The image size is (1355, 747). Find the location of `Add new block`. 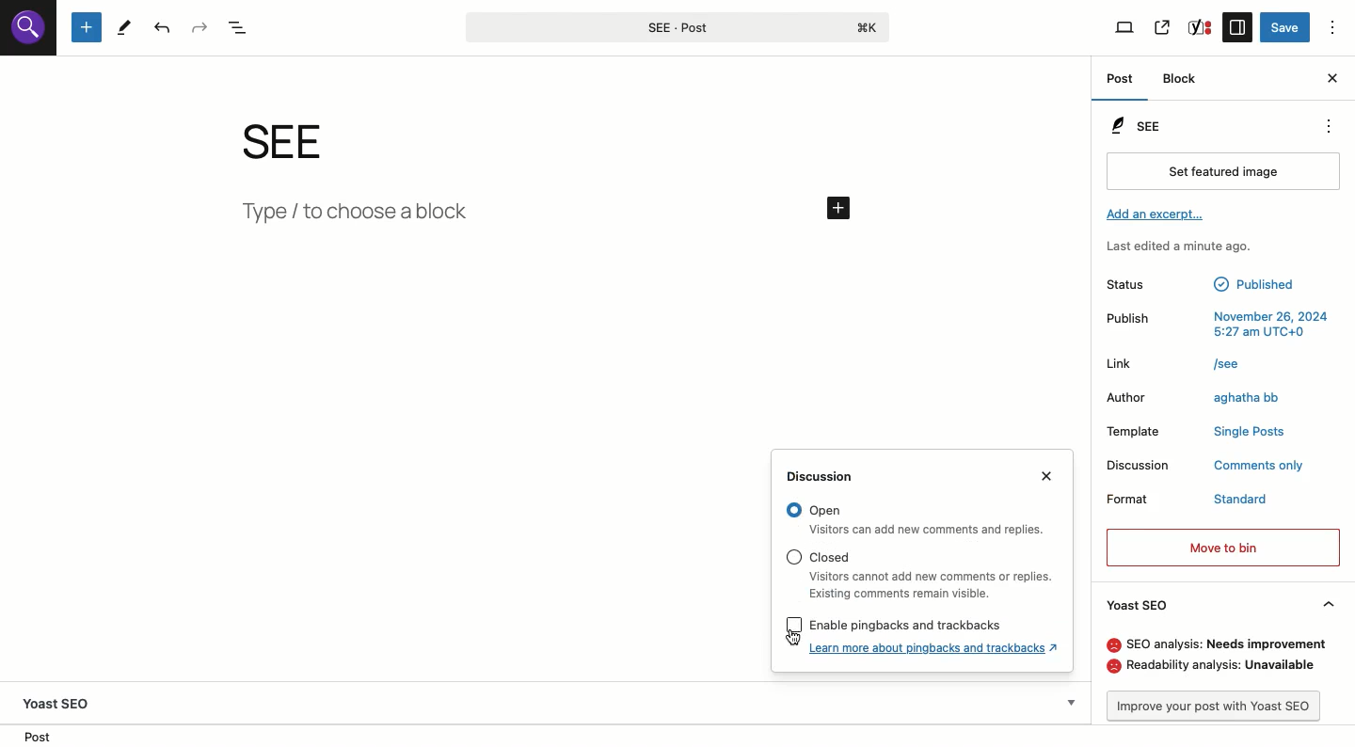

Add new block is located at coordinates (85, 27).